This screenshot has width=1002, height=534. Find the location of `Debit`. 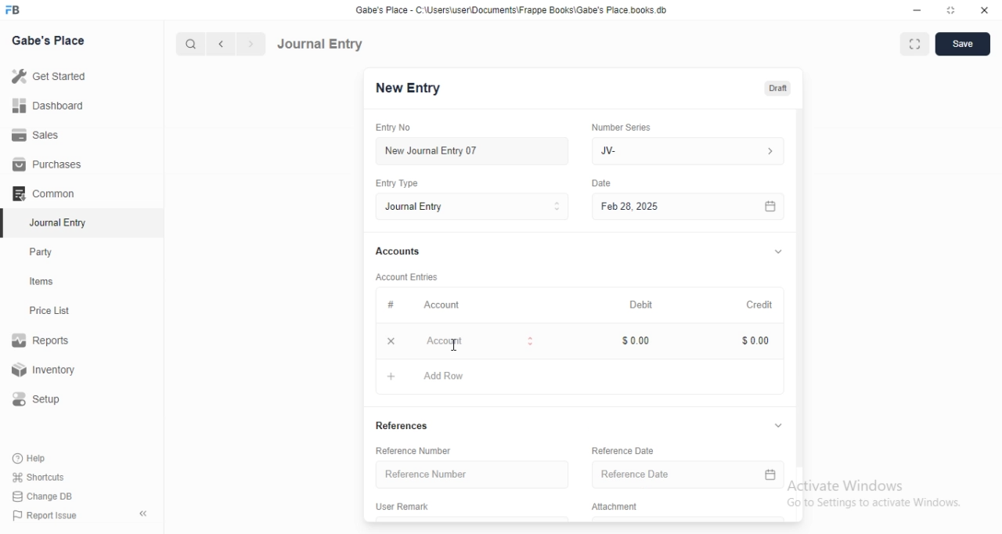

Debit is located at coordinates (638, 303).